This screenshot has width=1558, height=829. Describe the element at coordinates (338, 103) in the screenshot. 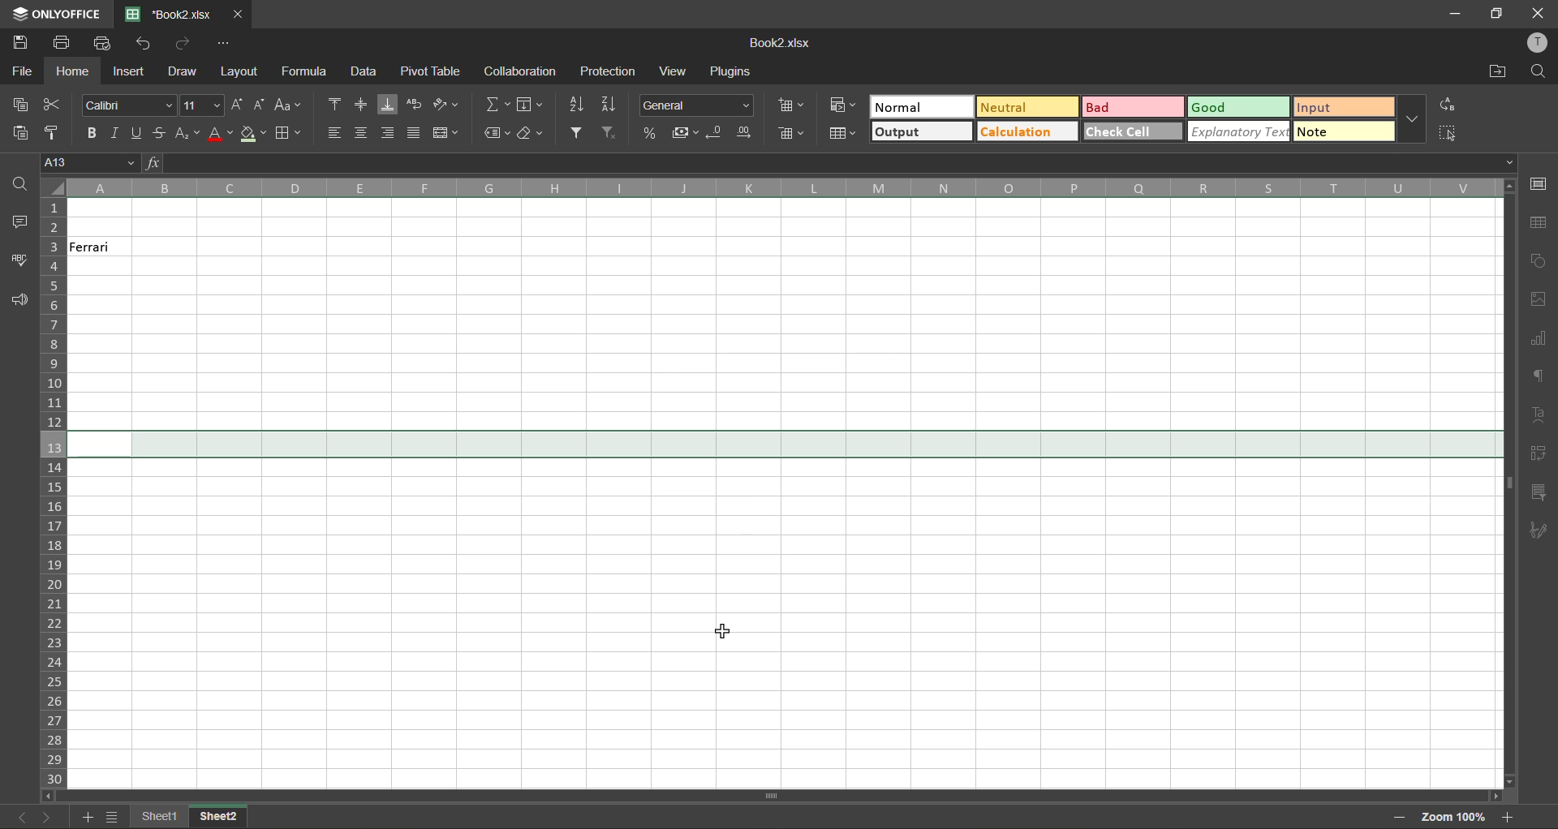

I see `align top` at that location.